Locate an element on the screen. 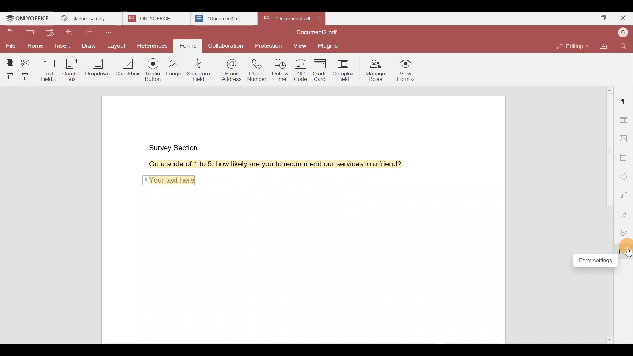 The width and height of the screenshot is (633, 356). Undo is located at coordinates (73, 34).